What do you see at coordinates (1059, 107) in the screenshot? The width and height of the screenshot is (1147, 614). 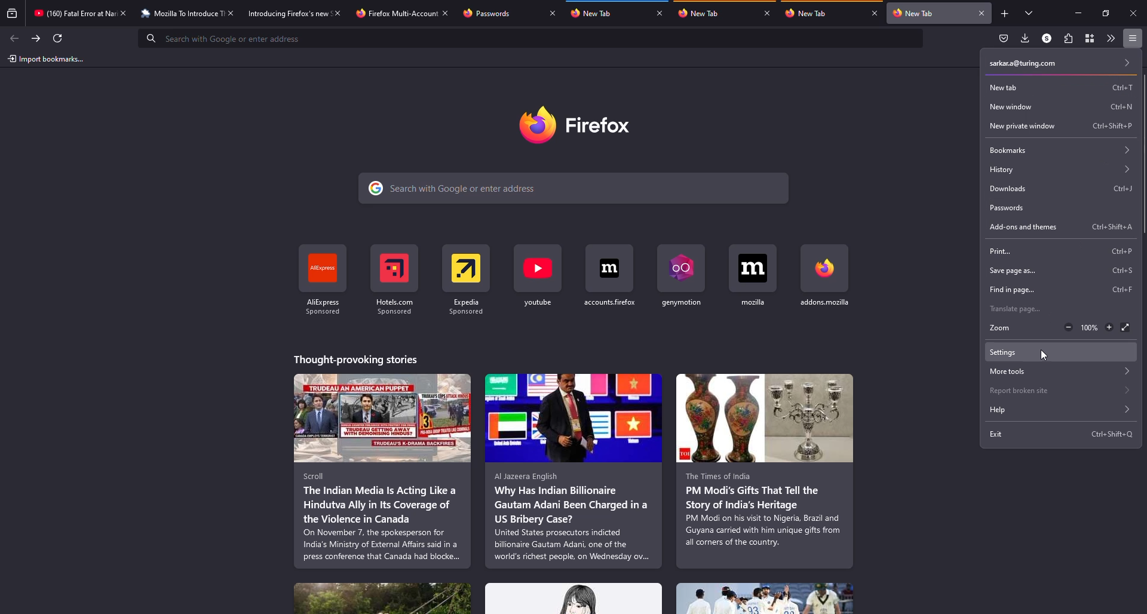 I see `new window` at bounding box center [1059, 107].